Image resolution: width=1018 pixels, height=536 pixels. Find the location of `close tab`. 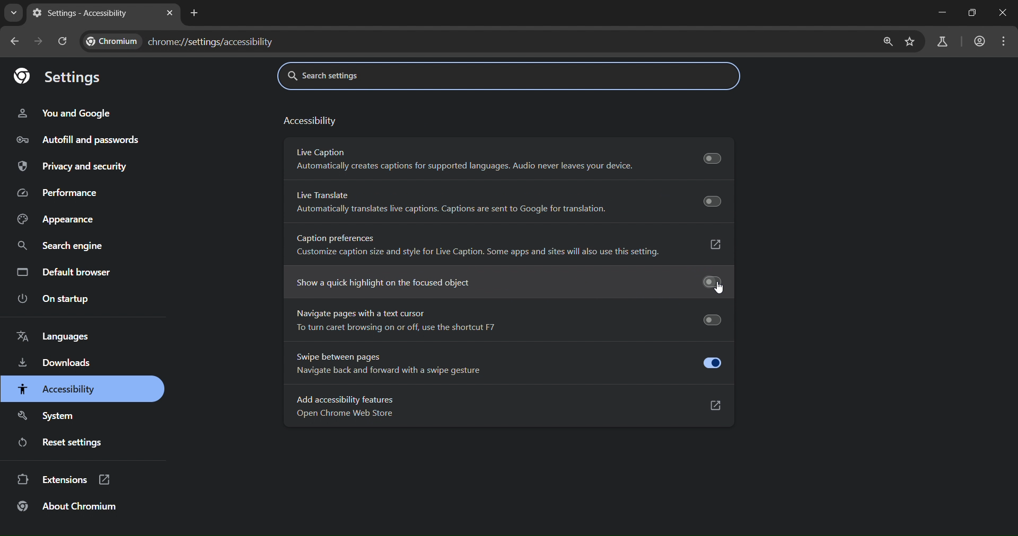

close tab is located at coordinates (170, 14).